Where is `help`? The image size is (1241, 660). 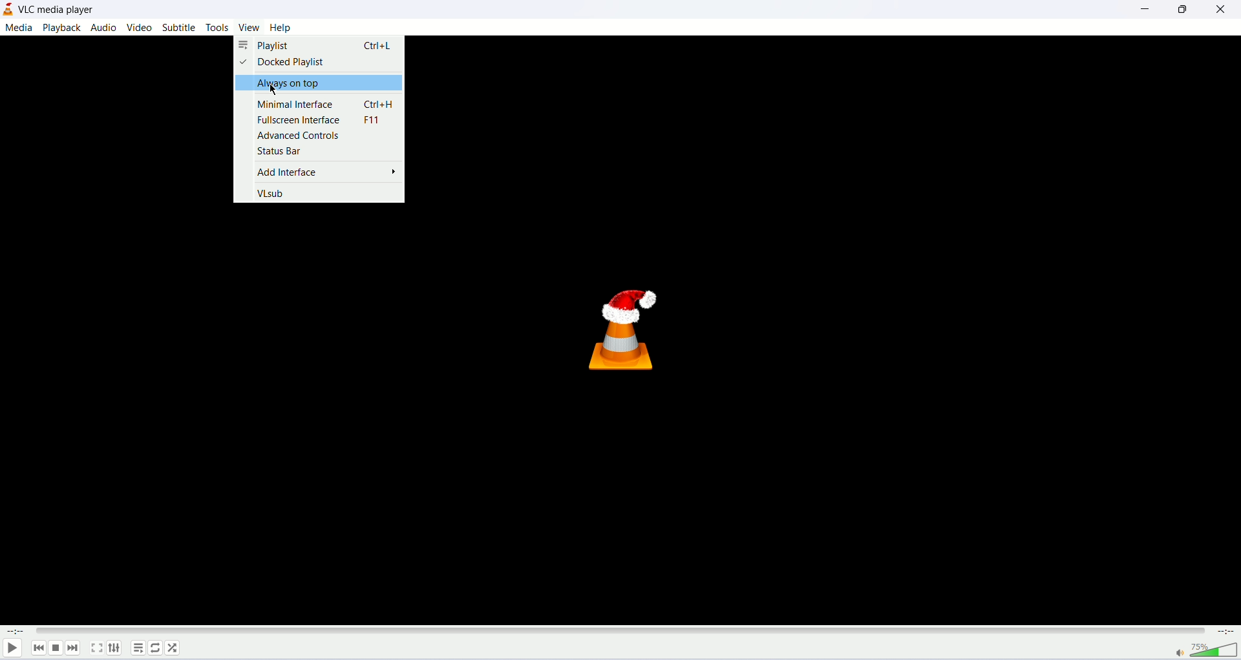
help is located at coordinates (281, 28).